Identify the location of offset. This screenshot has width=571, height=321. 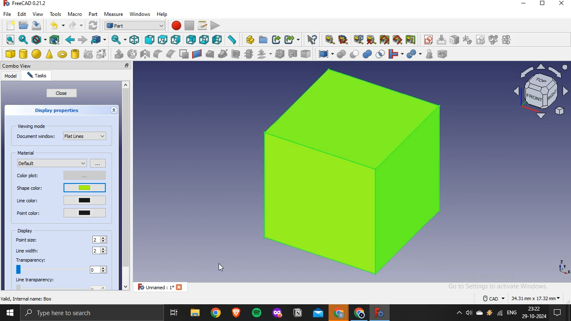
(264, 54).